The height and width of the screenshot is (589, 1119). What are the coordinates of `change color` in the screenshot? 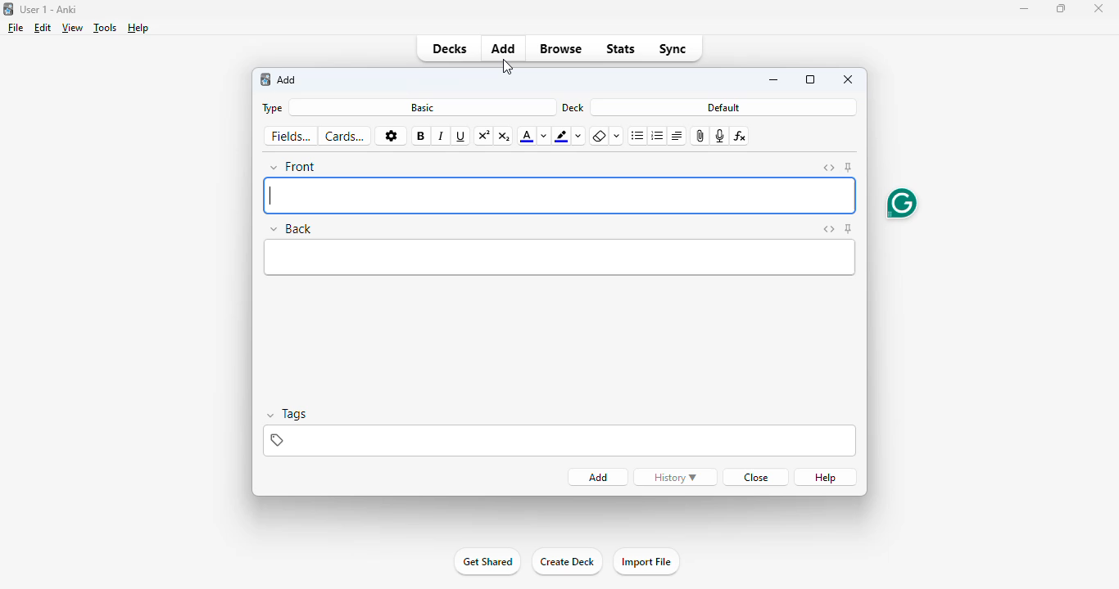 It's located at (544, 136).